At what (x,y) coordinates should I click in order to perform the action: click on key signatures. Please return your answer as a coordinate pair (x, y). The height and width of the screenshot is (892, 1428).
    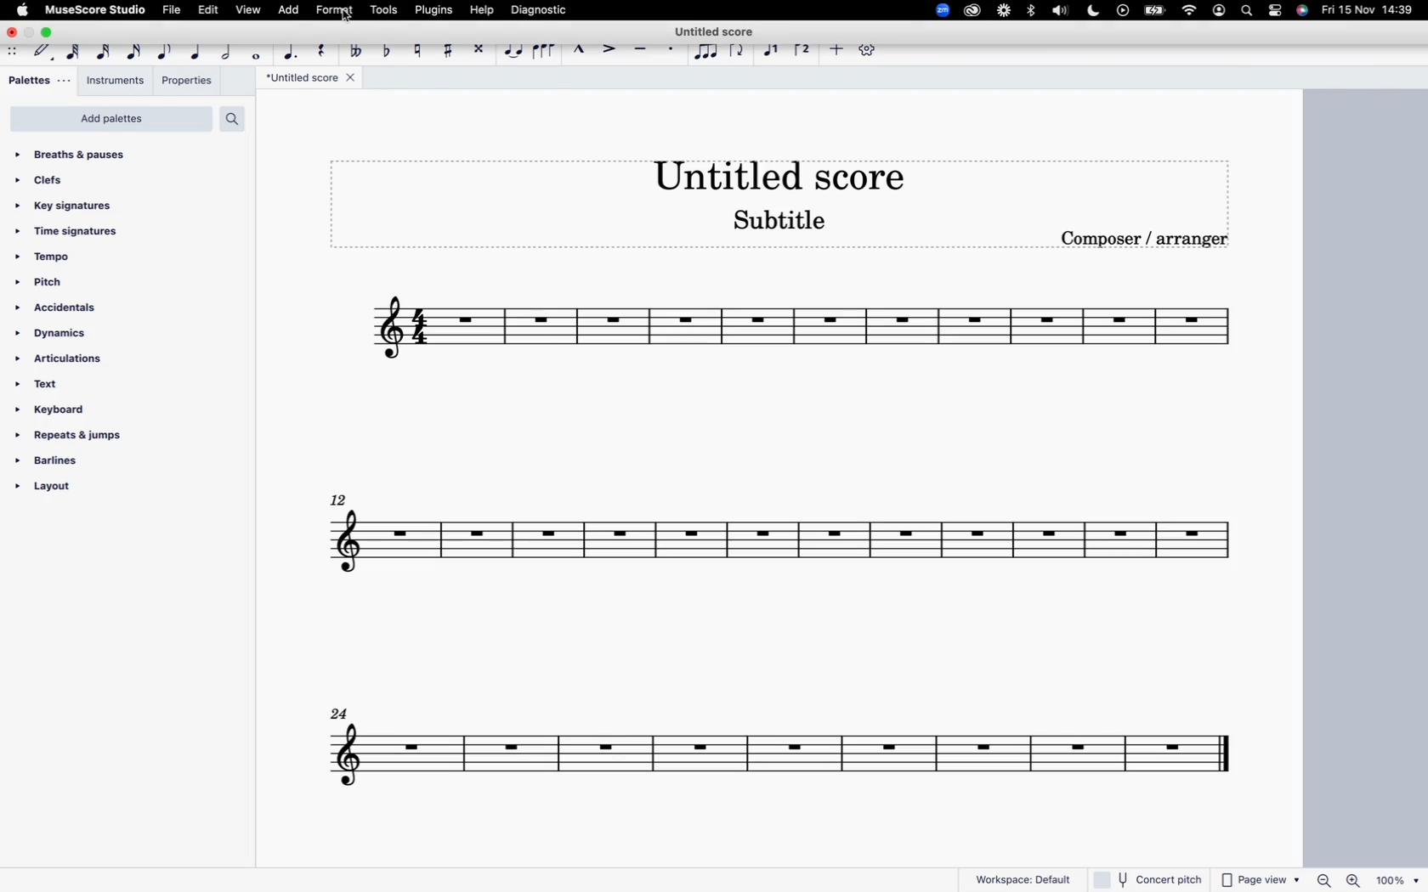
    Looking at the image, I should click on (66, 205).